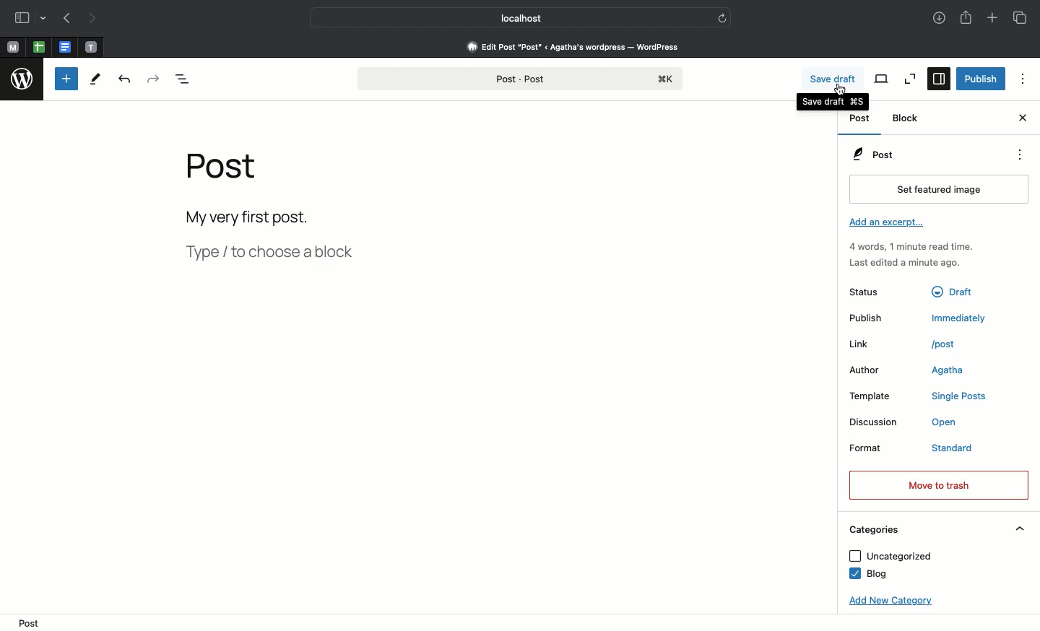 The width and height of the screenshot is (1040, 631). I want to click on Immediately, so click(962, 318).